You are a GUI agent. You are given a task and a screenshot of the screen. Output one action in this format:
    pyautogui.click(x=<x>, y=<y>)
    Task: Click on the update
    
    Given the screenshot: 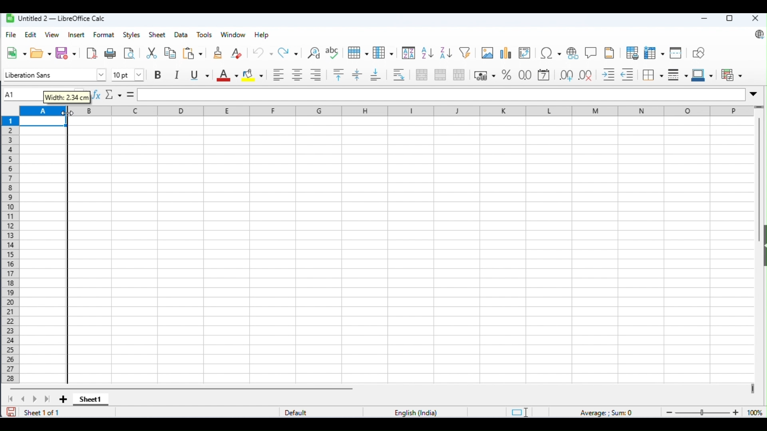 What is the action you would take?
    pyautogui.click(x=757, y=35)
    